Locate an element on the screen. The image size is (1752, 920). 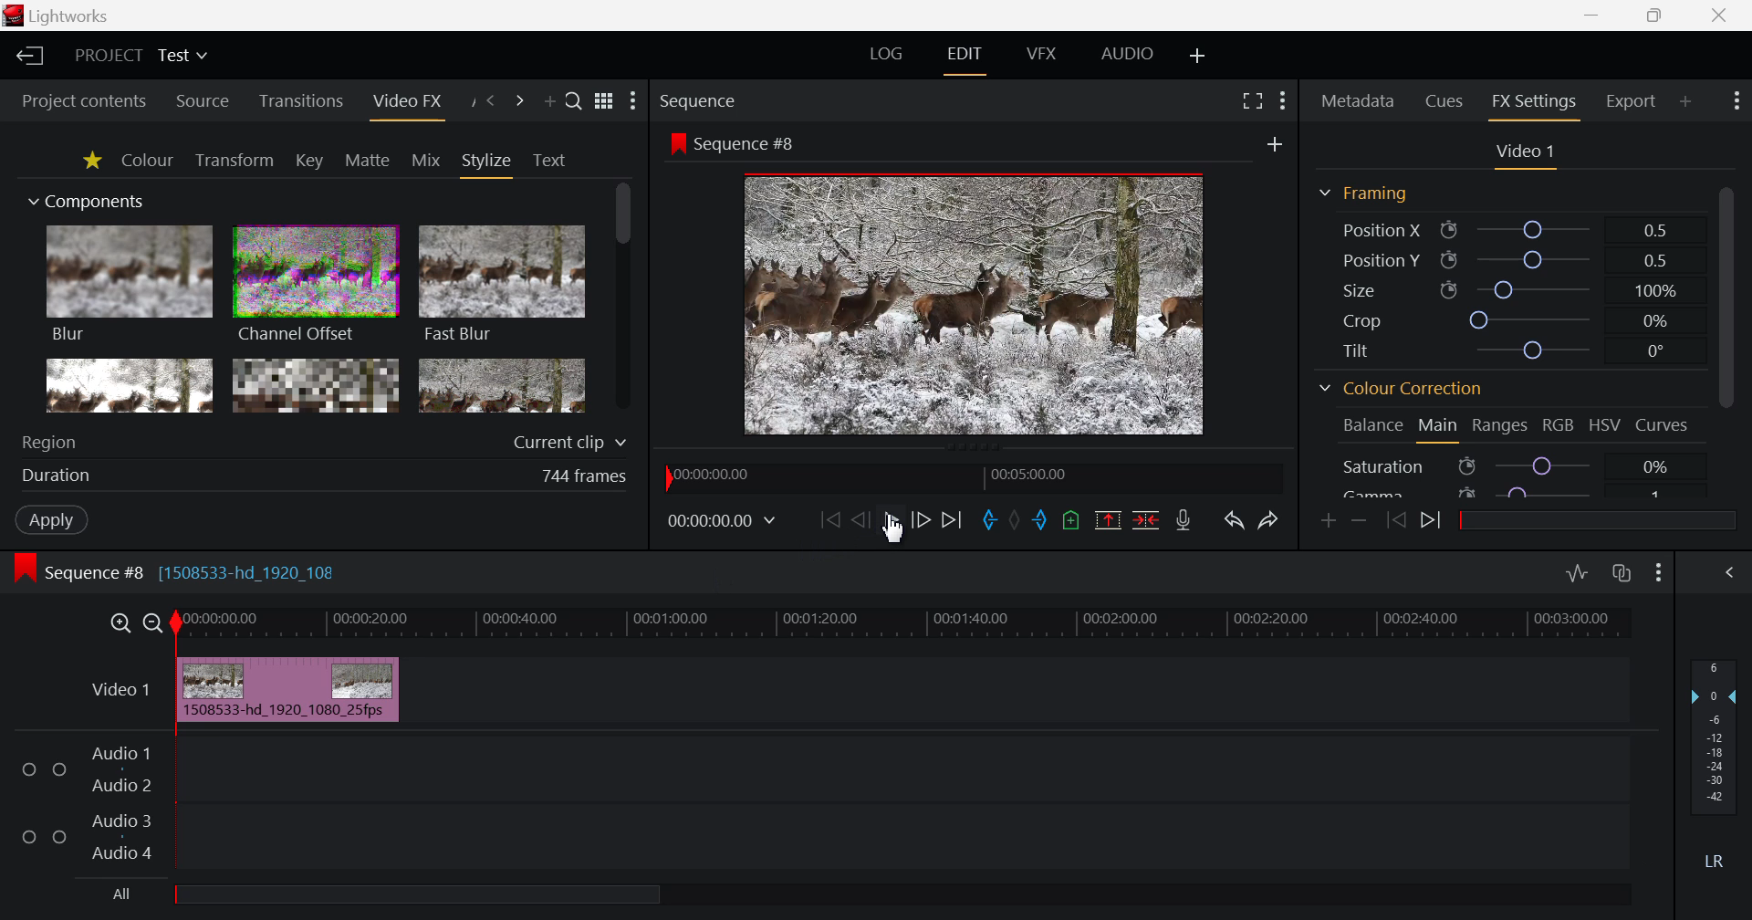
Position X is located at coordinates (1507, 229).